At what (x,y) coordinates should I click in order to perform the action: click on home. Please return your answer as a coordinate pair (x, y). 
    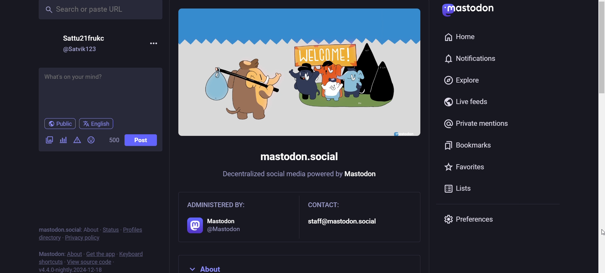
    Looking at the image, I should click on (462, 38).